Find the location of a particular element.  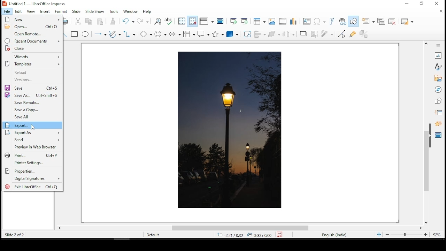

zoom is located at coordinates (412, 235).